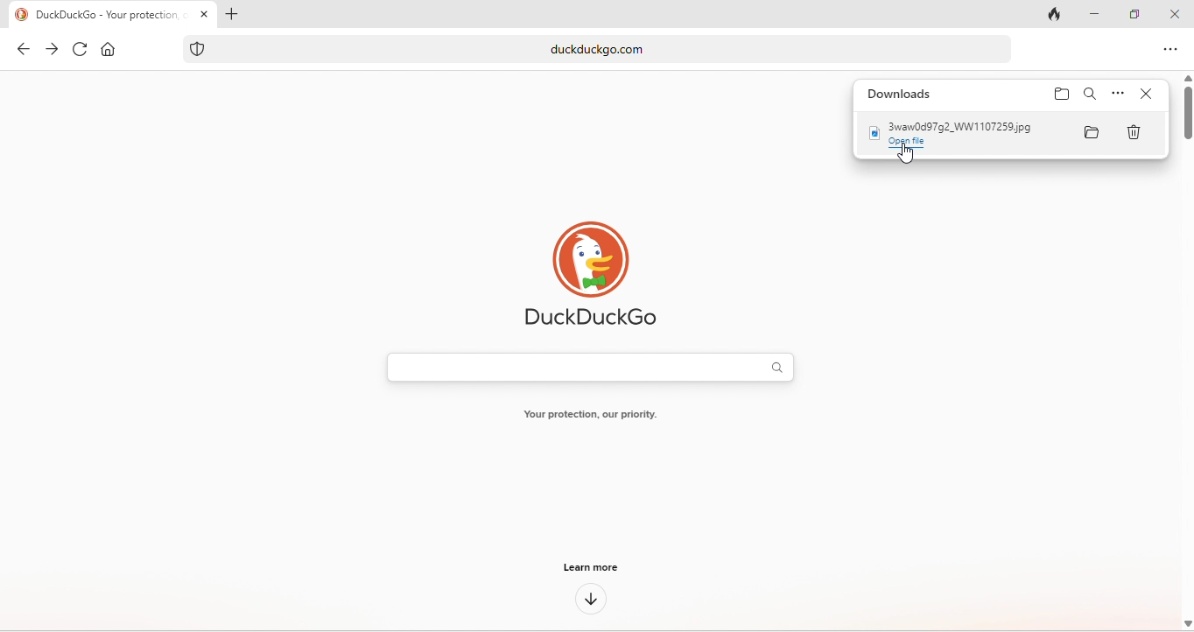  Describe the element at coordinates (906, 157) in the screenshot. I see `cursor movement` at that location.